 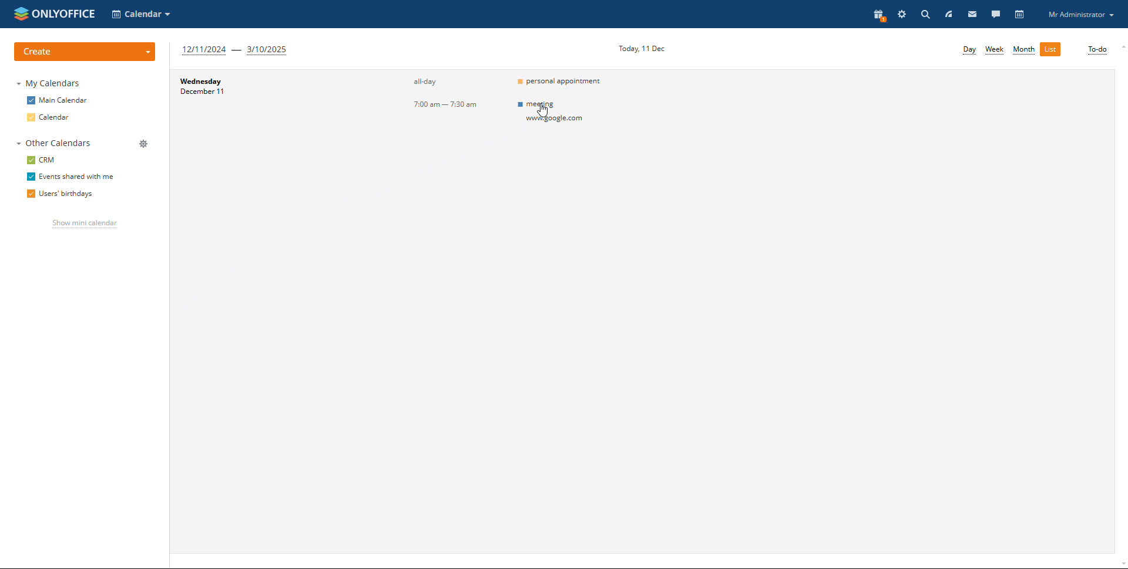 I want to click on search, so click(x=924, y=15).